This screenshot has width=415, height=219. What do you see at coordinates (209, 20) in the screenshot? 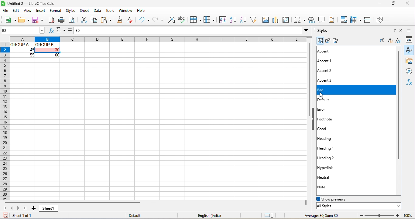
I see `column` at bounding box center [209, 20].